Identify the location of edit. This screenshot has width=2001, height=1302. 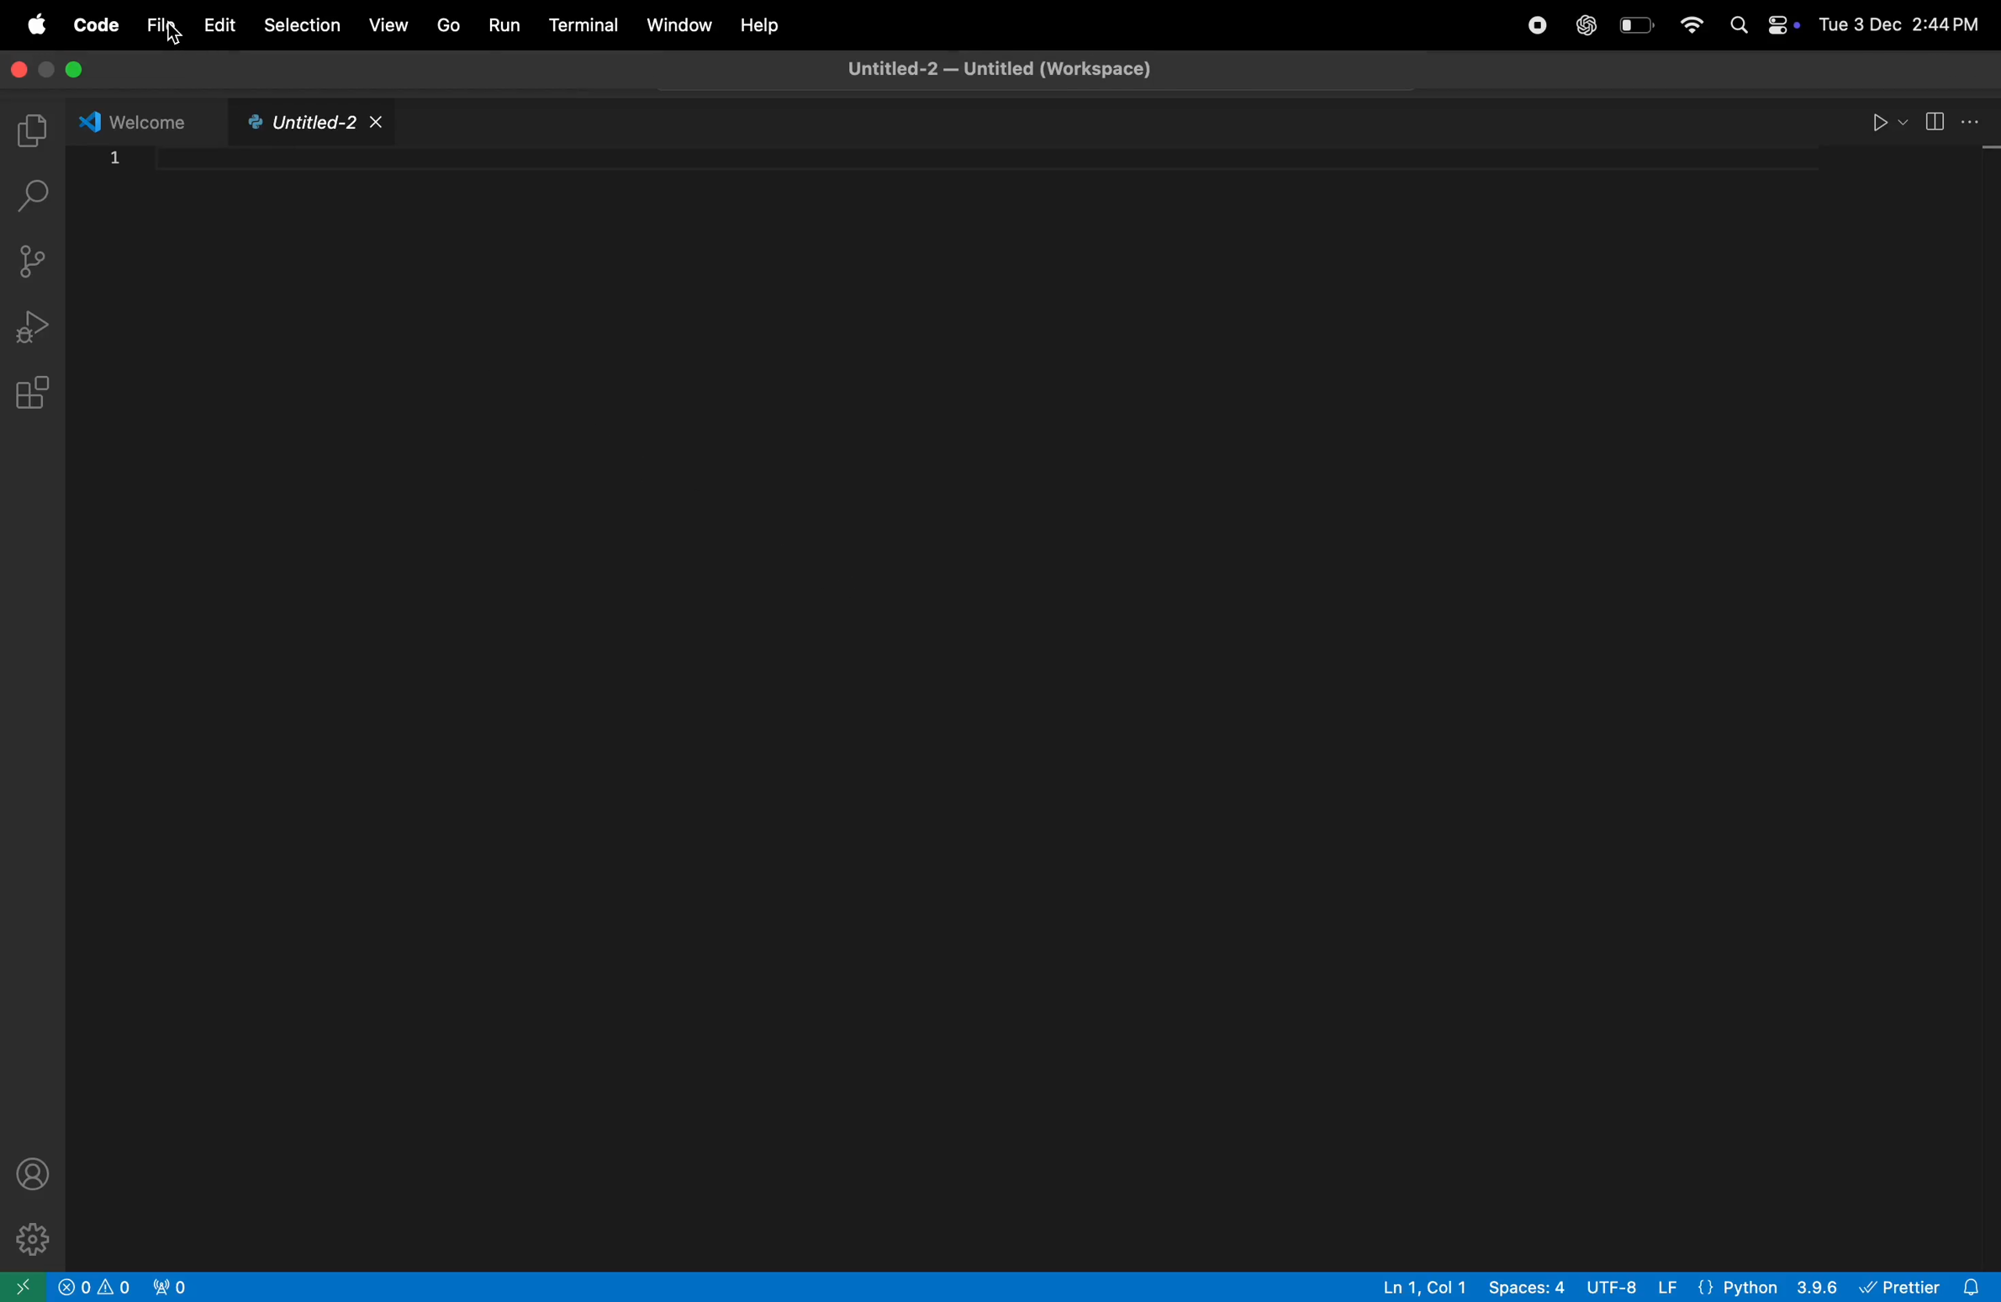
(217, 24).